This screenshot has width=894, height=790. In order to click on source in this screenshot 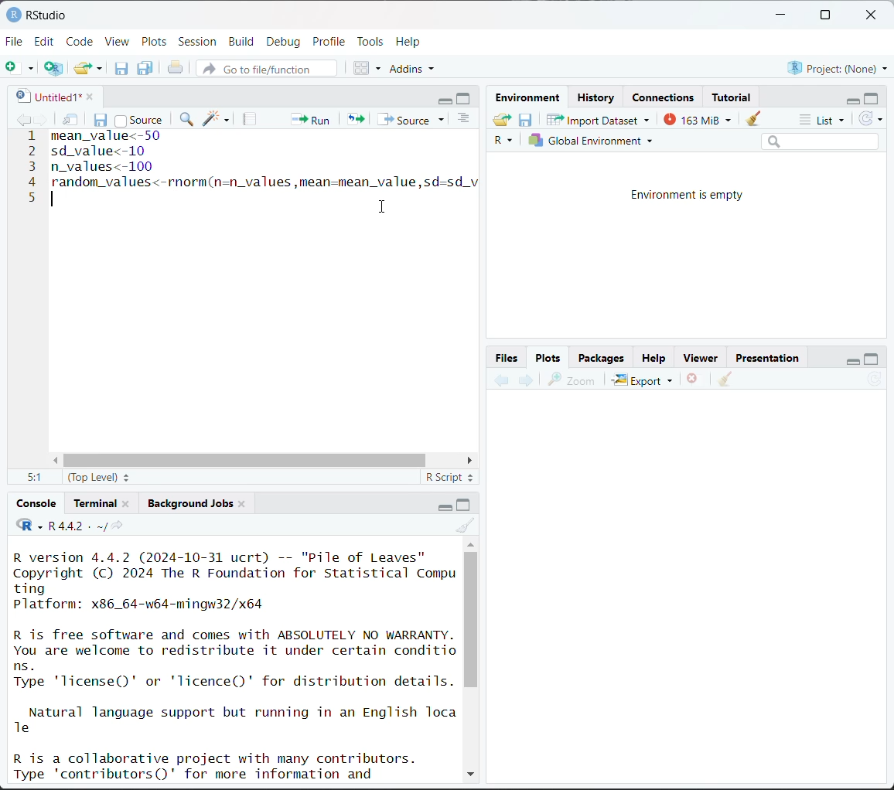, I will do `click(138, 119)`.